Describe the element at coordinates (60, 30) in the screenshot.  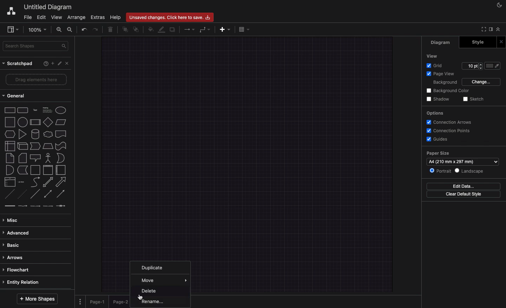
I see `Zoom in` at that location.